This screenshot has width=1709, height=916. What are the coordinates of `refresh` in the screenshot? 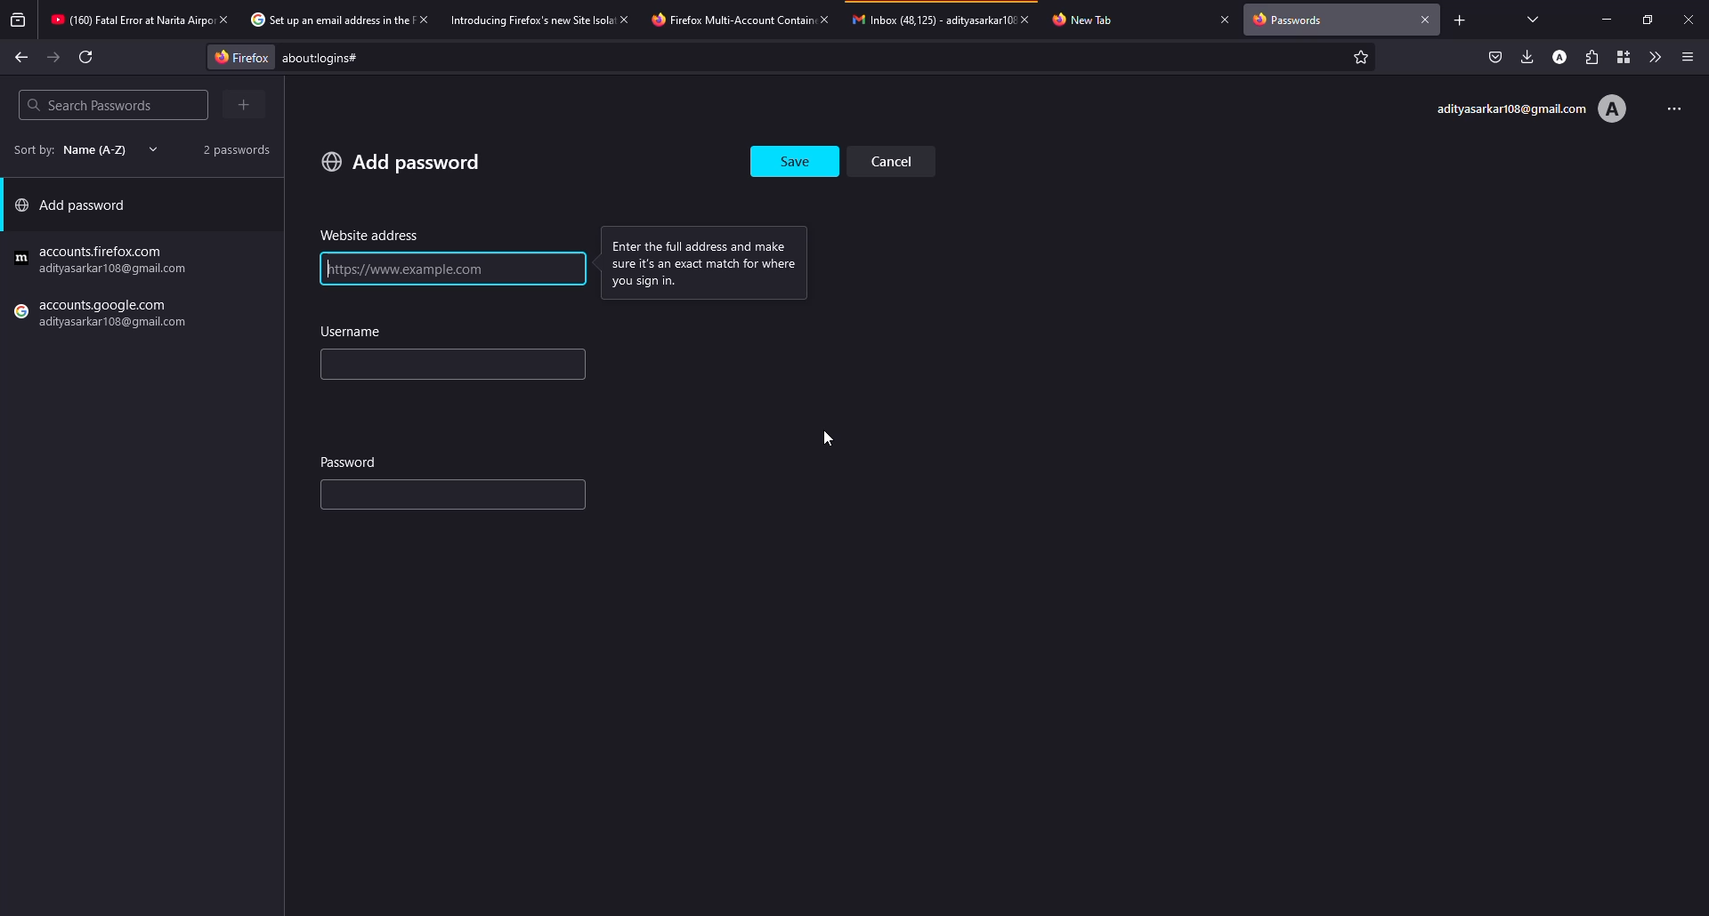 It's located at (87, 57).